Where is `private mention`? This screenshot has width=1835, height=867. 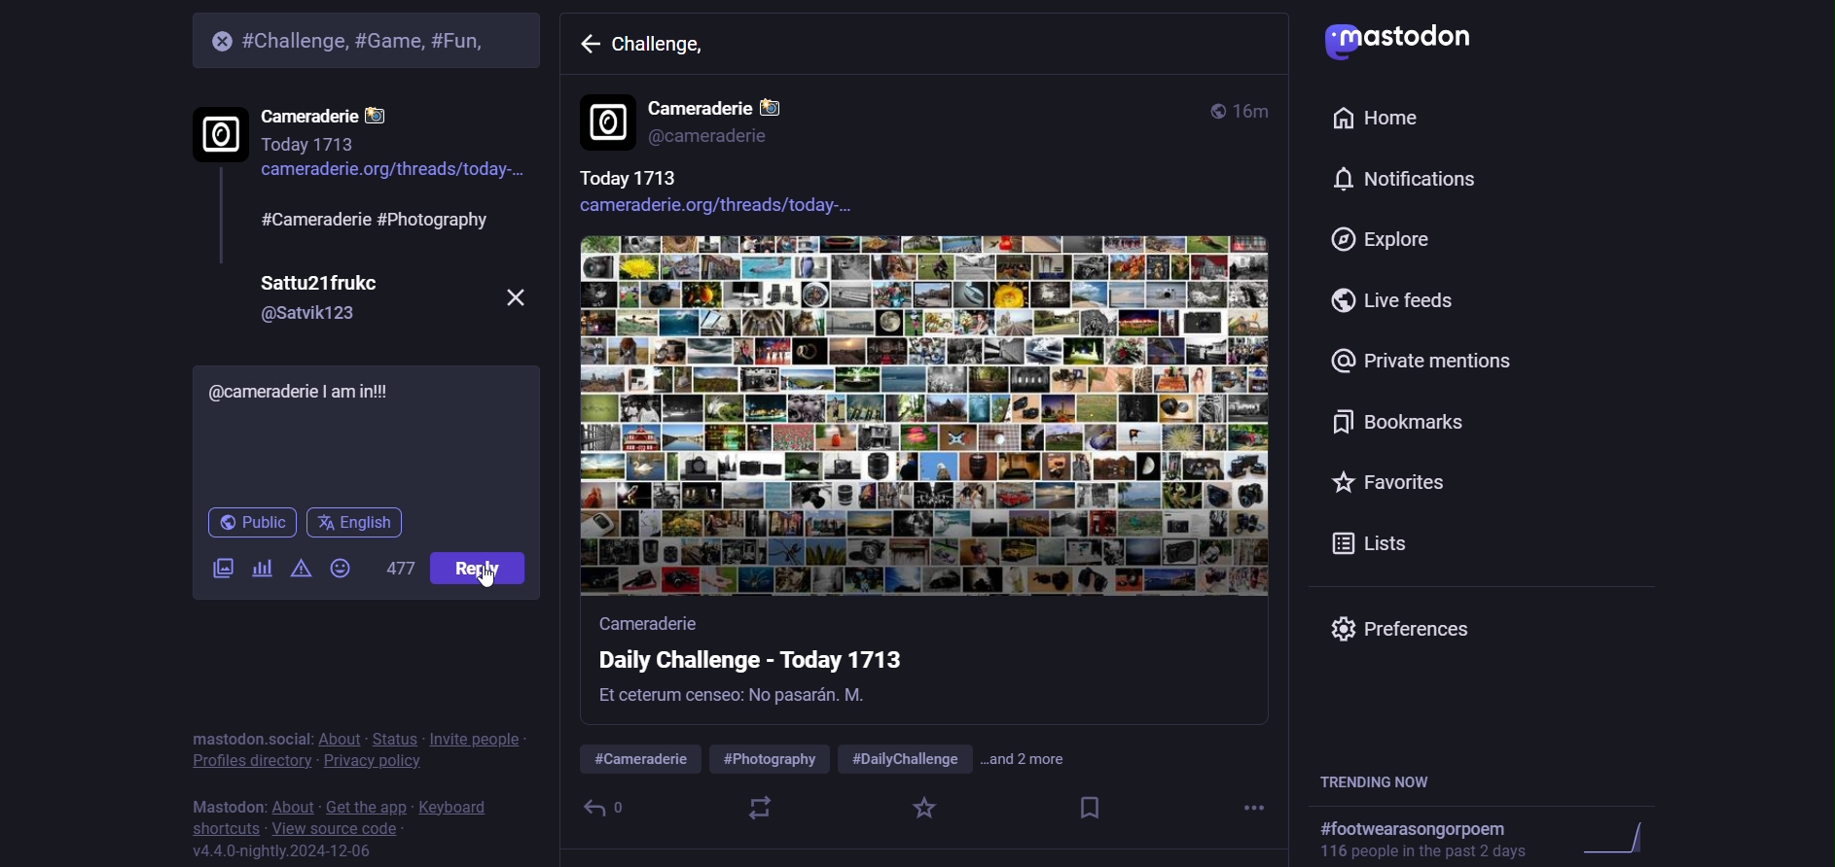
private mention is located at coordinates (1422, 362).